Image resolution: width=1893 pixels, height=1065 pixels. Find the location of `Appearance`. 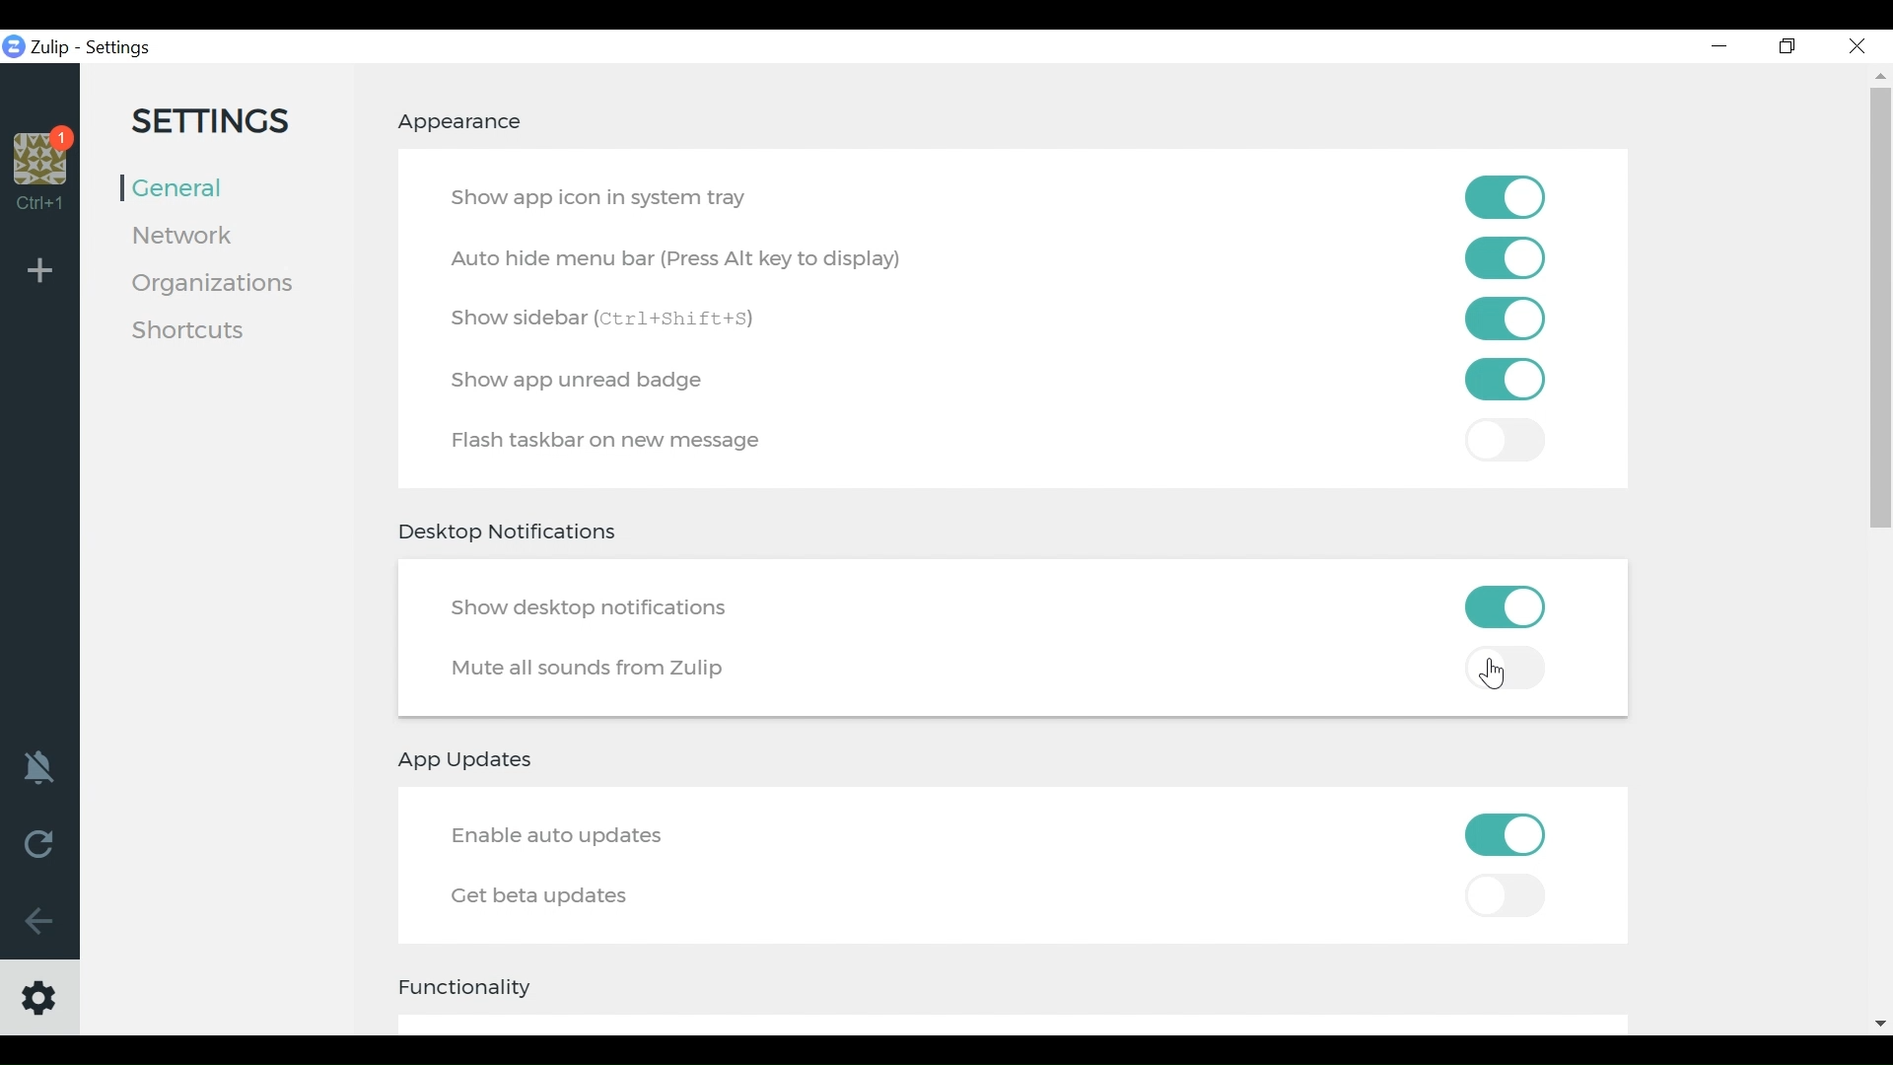

Appearance is located at coordinates (463, 122).